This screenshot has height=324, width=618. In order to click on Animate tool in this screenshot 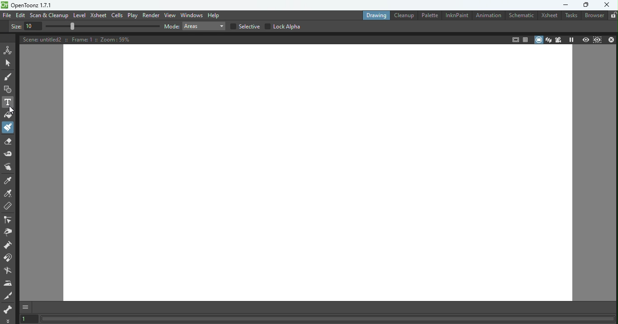, I will do `click(8, 50)`.